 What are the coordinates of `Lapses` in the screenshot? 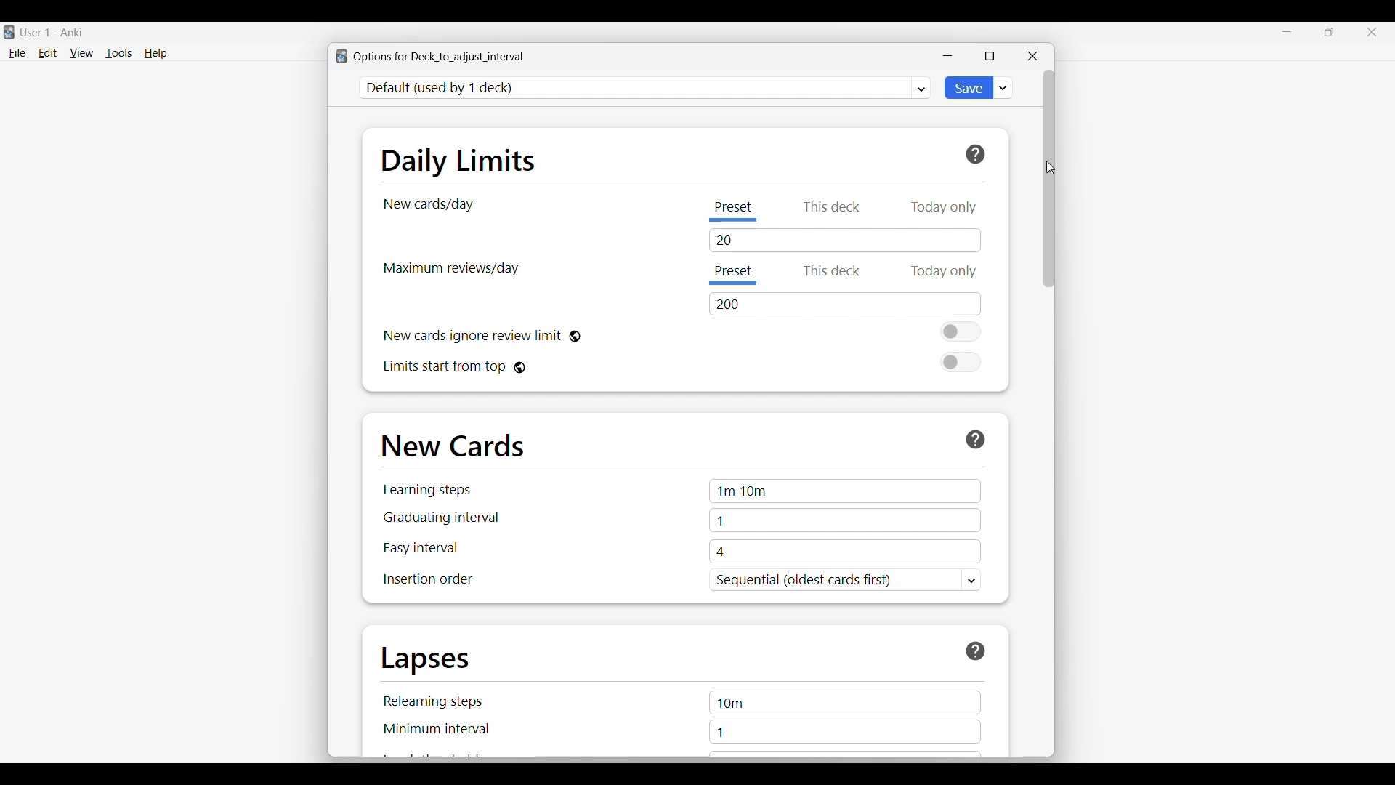 It's located at (426, 661).